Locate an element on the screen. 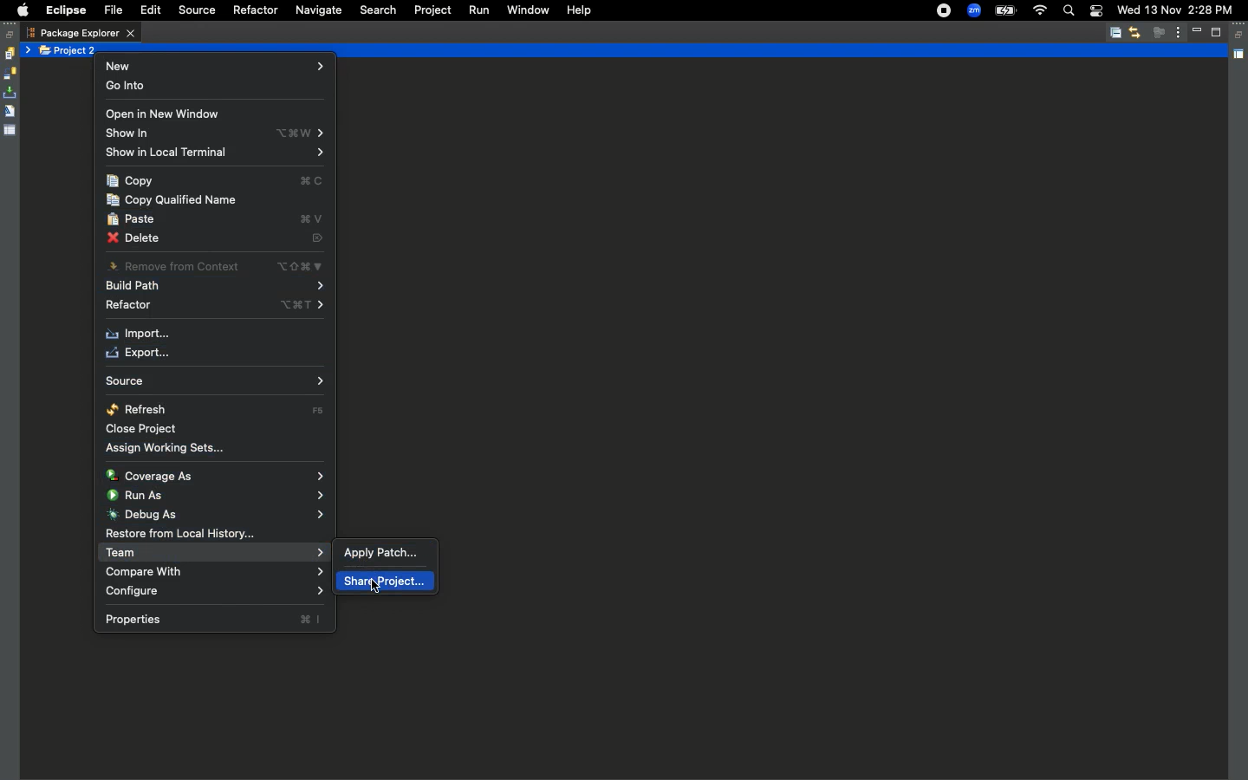 This screenshot has width=1248, height=780. Maximize is located at coordinates (1218, 32).